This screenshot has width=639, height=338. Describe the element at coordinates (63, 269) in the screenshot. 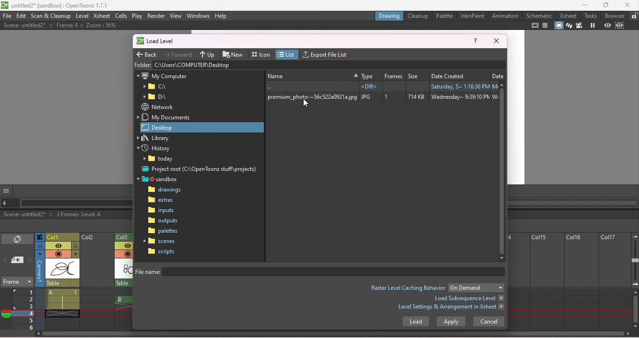

I see `scene` at that location.